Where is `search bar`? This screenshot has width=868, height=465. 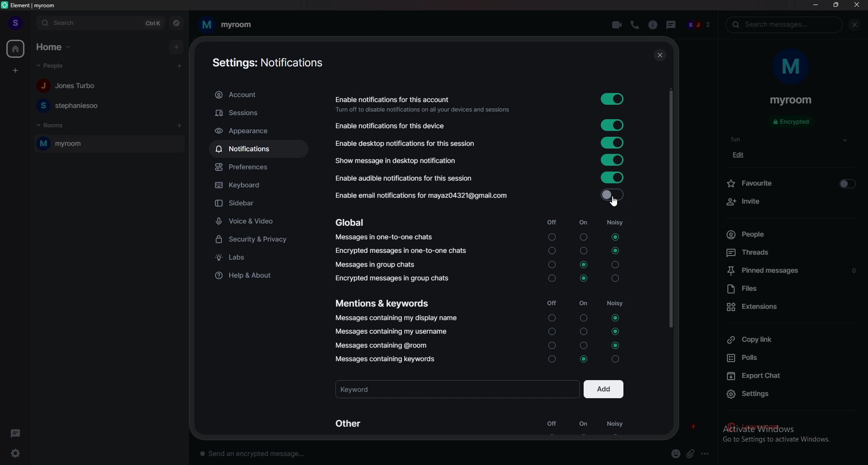 search bar is located at coordinates (101, 23).